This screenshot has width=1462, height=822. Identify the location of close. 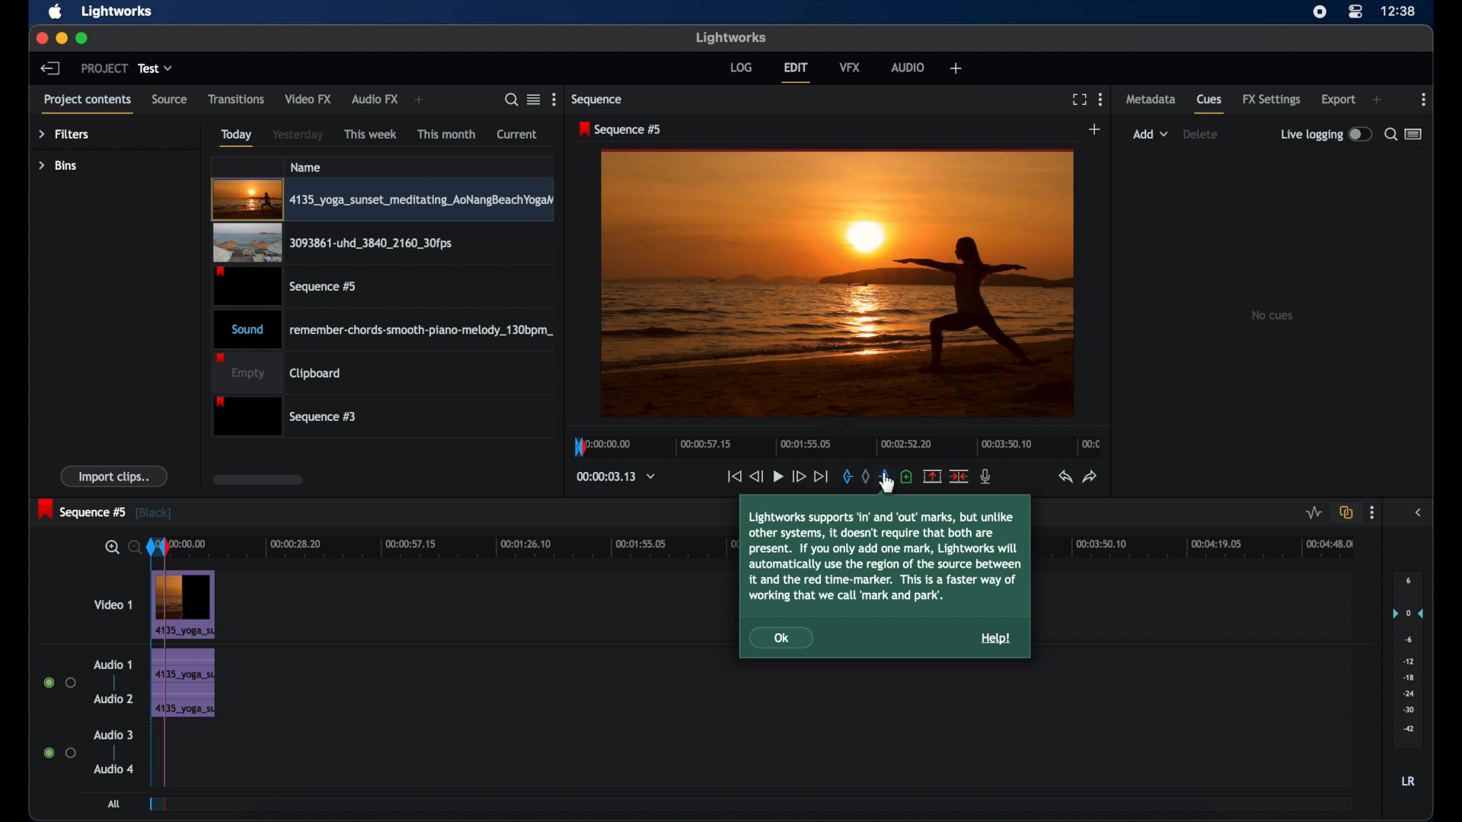
(40, 37).